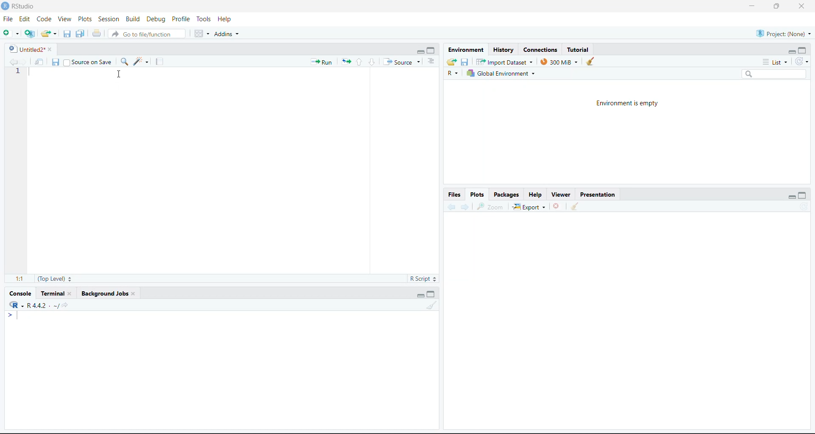 The height and width of the screenshot is (434, 815). What do you see at coordinates (24, 60) in the screenshot?
I see `go back to the next source location` at bounding box center [24, 60].